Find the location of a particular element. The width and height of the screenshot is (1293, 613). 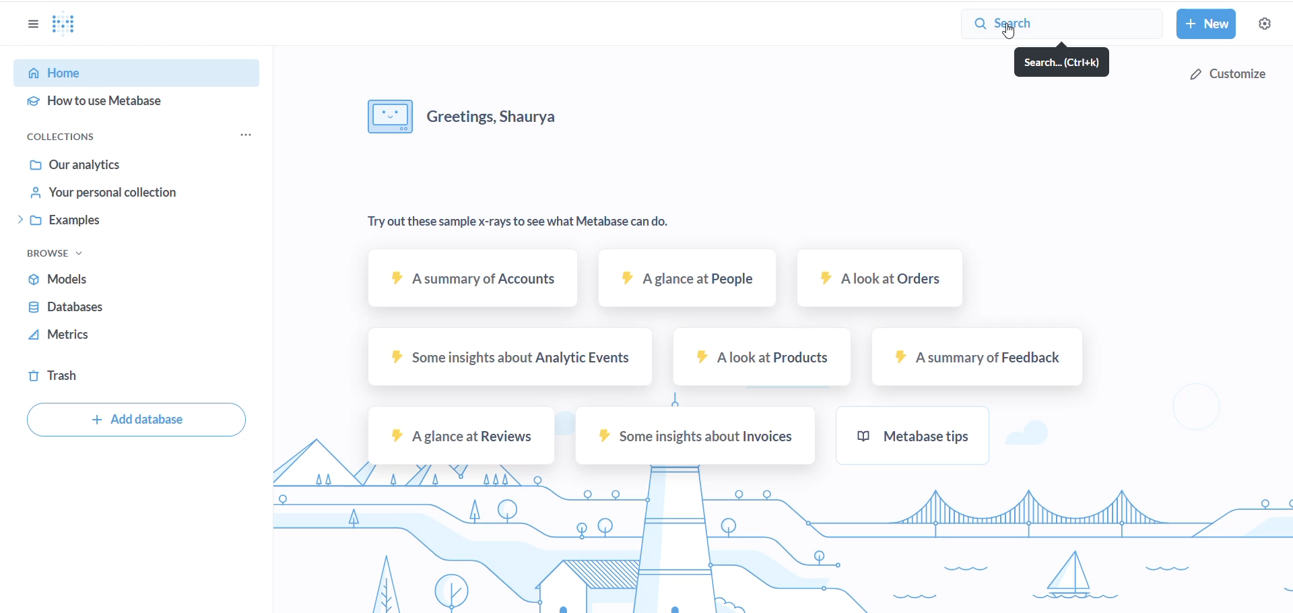

greetings, Shaurya is located at coordinates (468, 119).